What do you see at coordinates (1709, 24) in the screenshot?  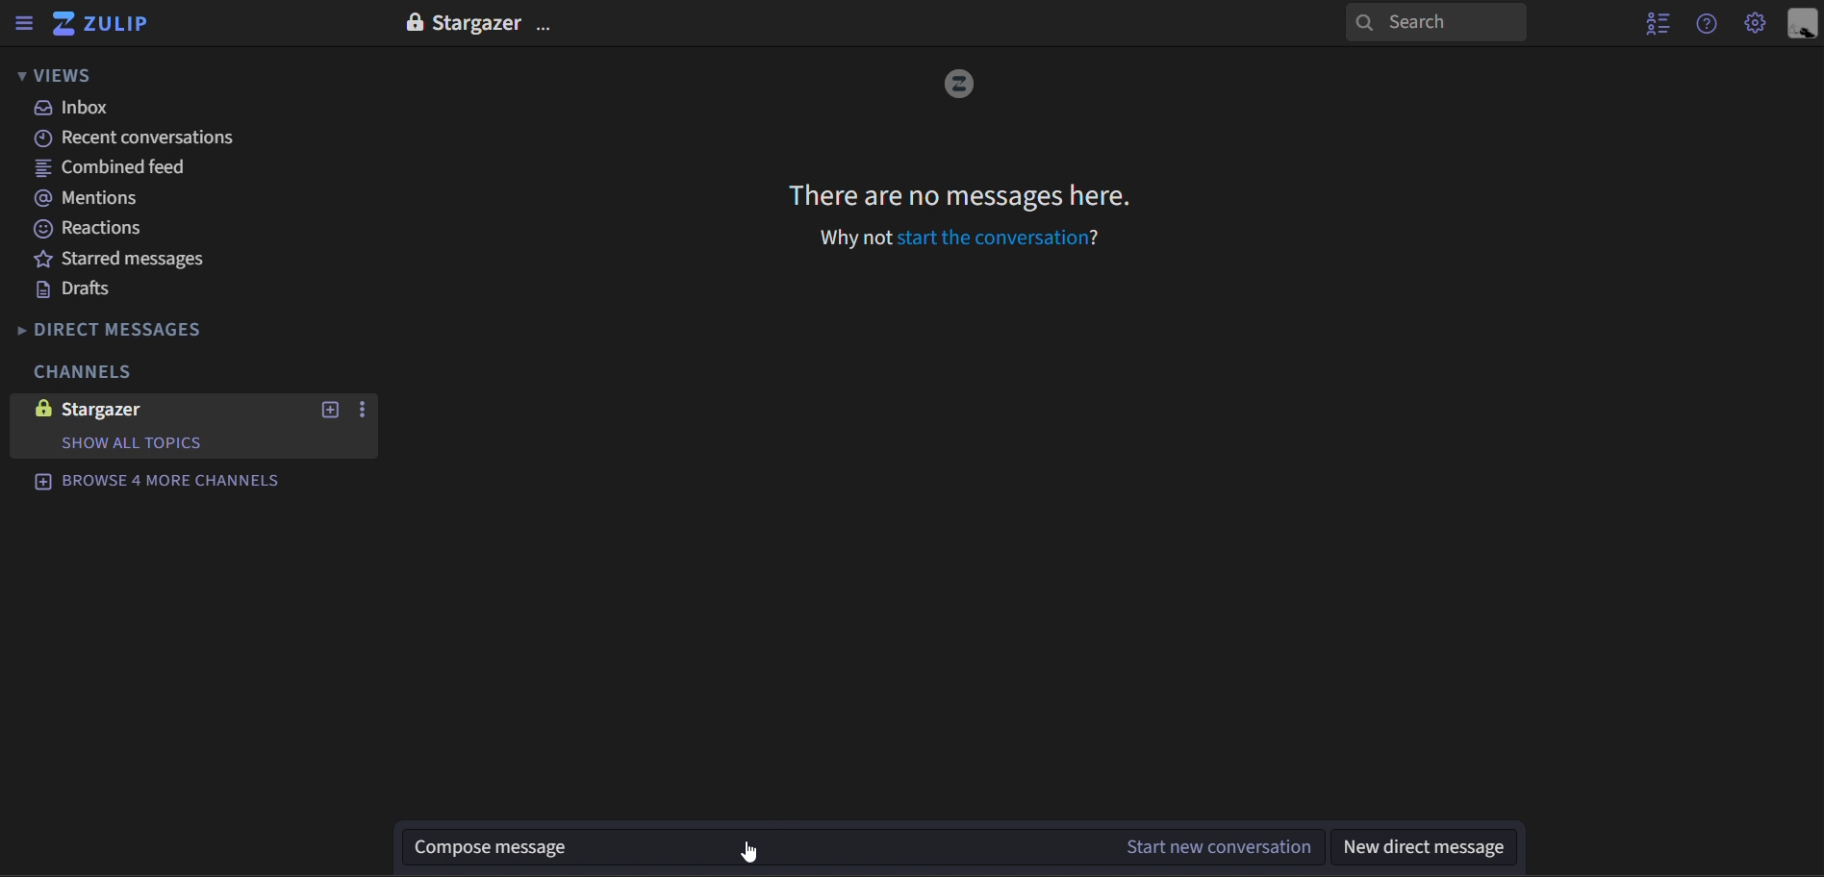 I see `get help` at bounding box center [1709, 24].